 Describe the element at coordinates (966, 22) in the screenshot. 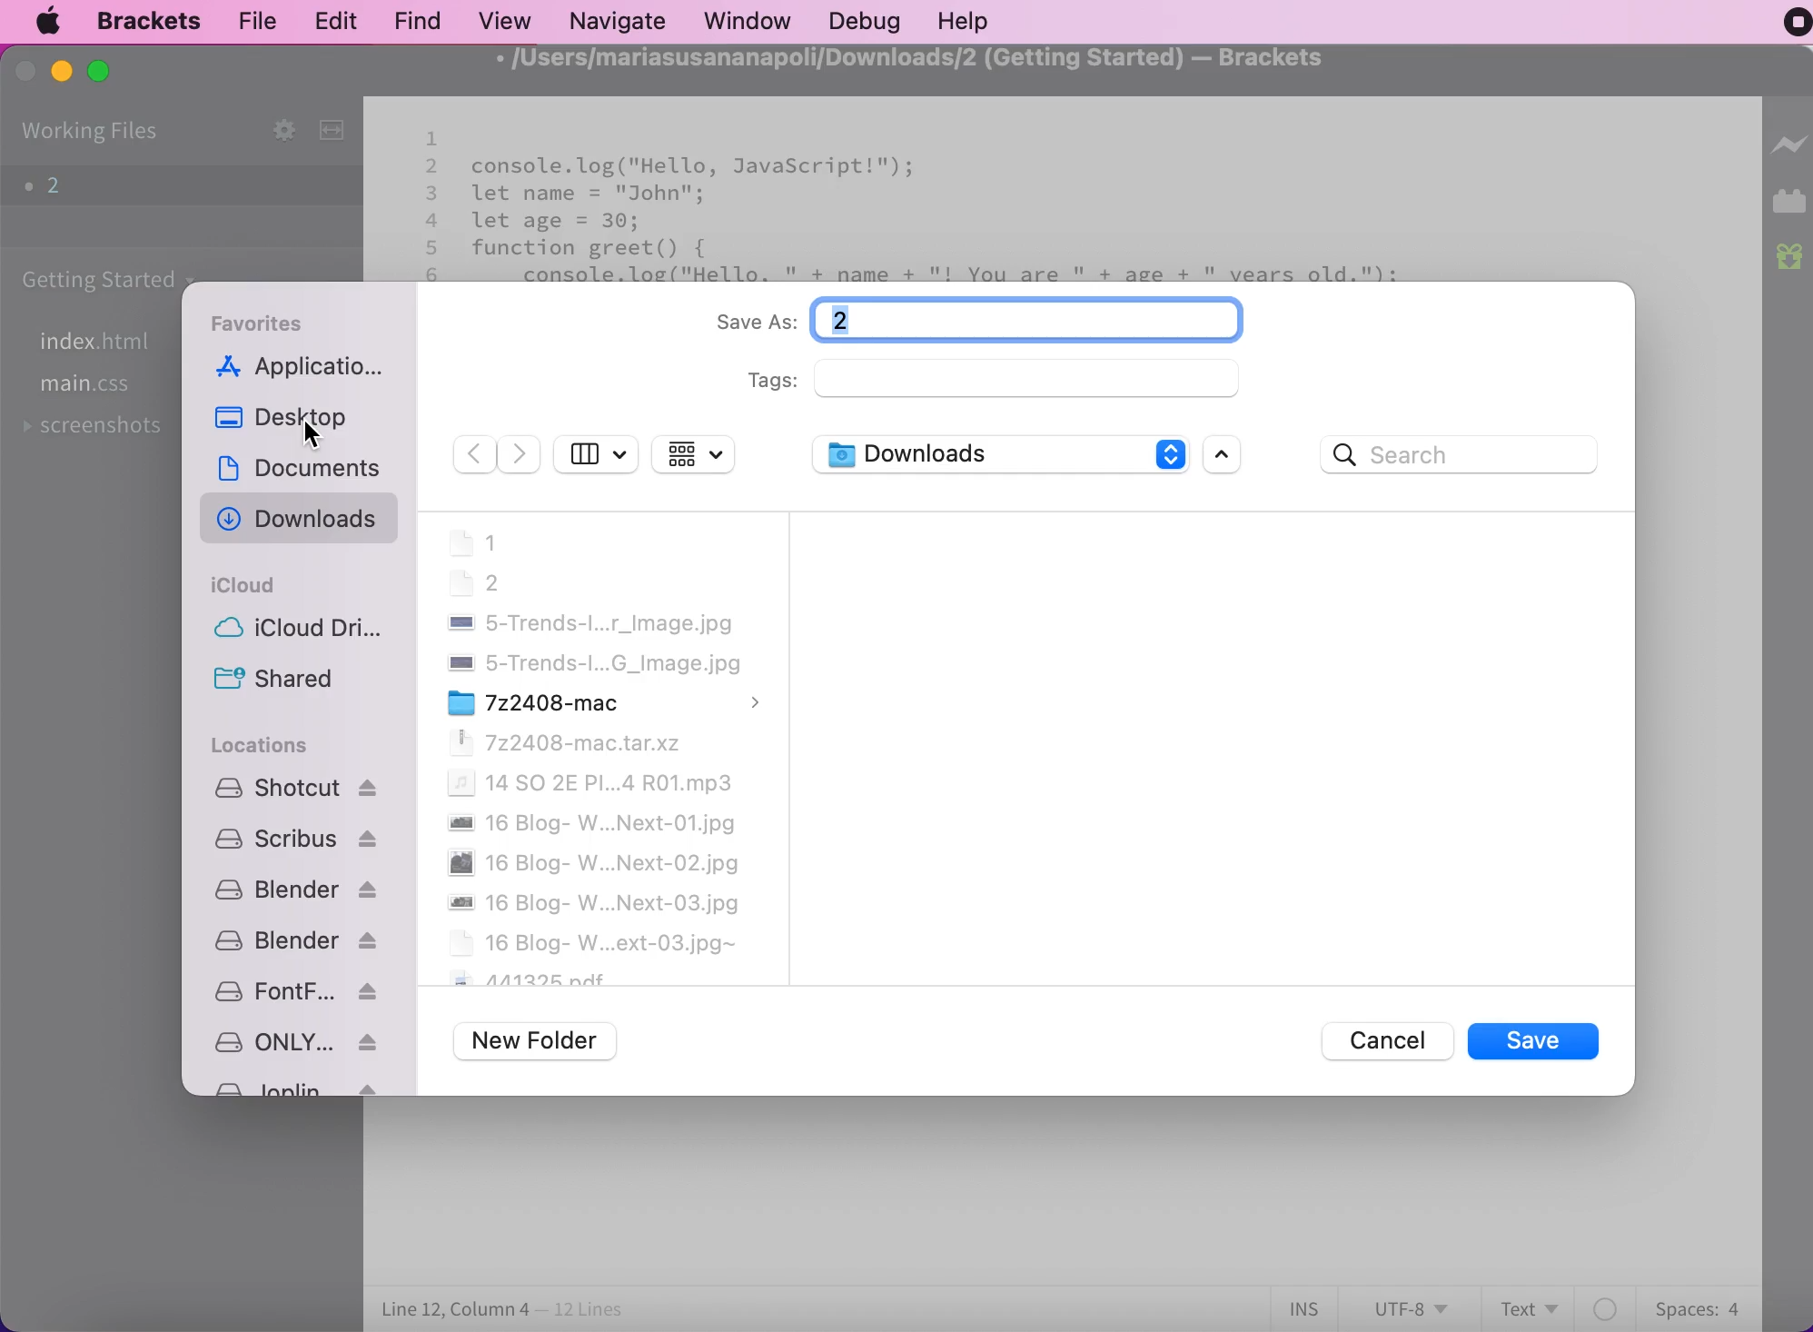

I see `help` at that location.